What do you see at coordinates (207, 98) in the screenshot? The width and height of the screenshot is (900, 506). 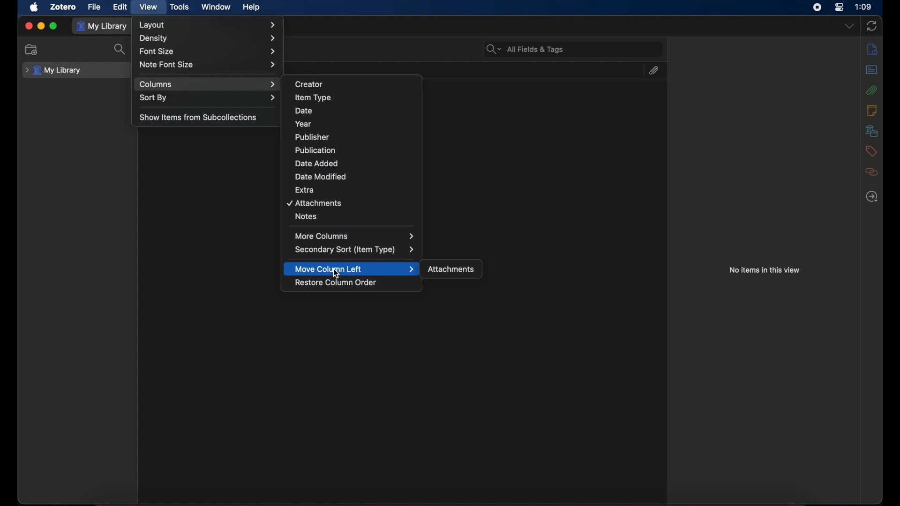 I see `sort by` at bounding box center [207, 98].